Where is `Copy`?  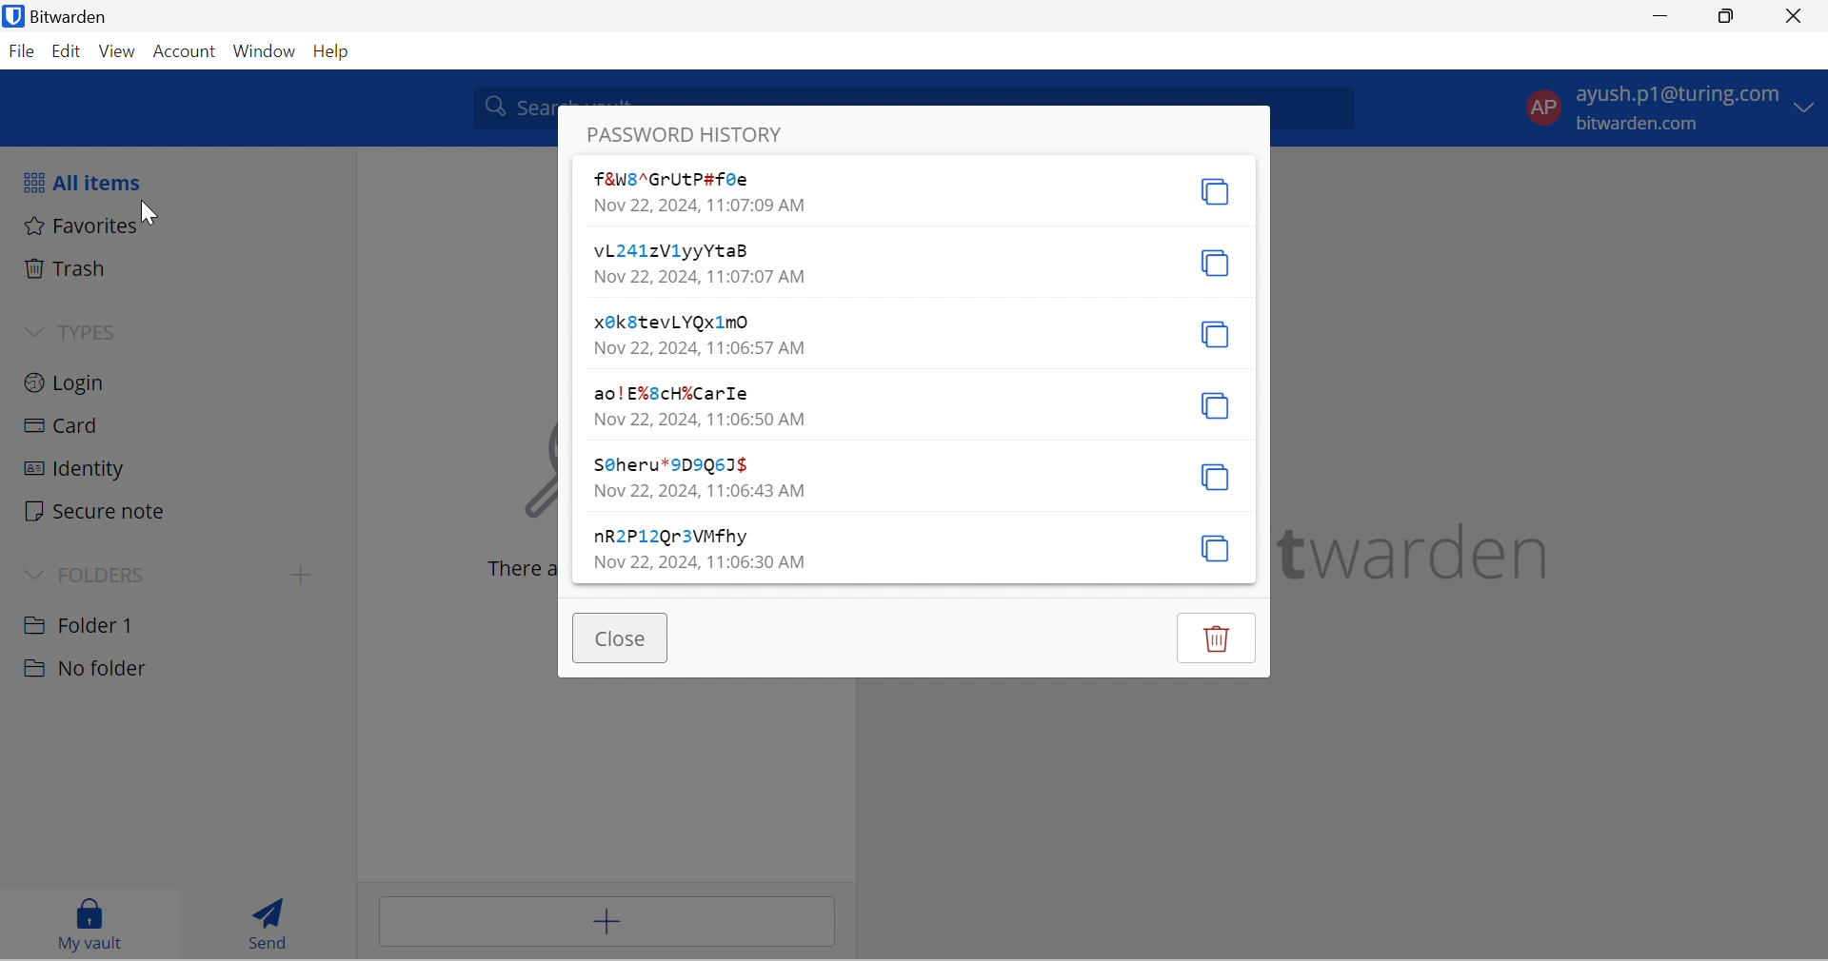 Copy is located at coordinates (1219, 549).